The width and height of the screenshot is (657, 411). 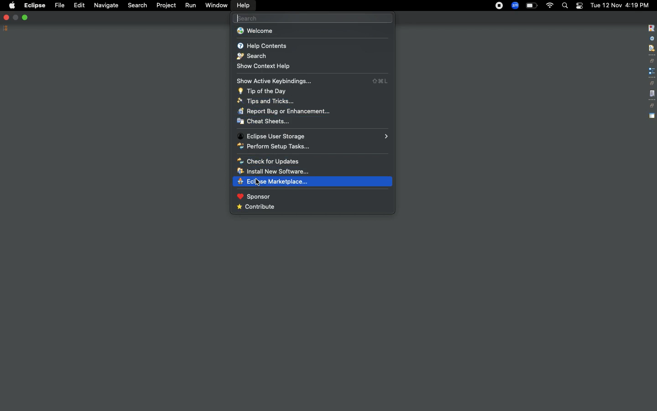 What do you see at coordinates (255, 32) in the screenshot?
I see `Welcome` at bounding box center [255, 32].